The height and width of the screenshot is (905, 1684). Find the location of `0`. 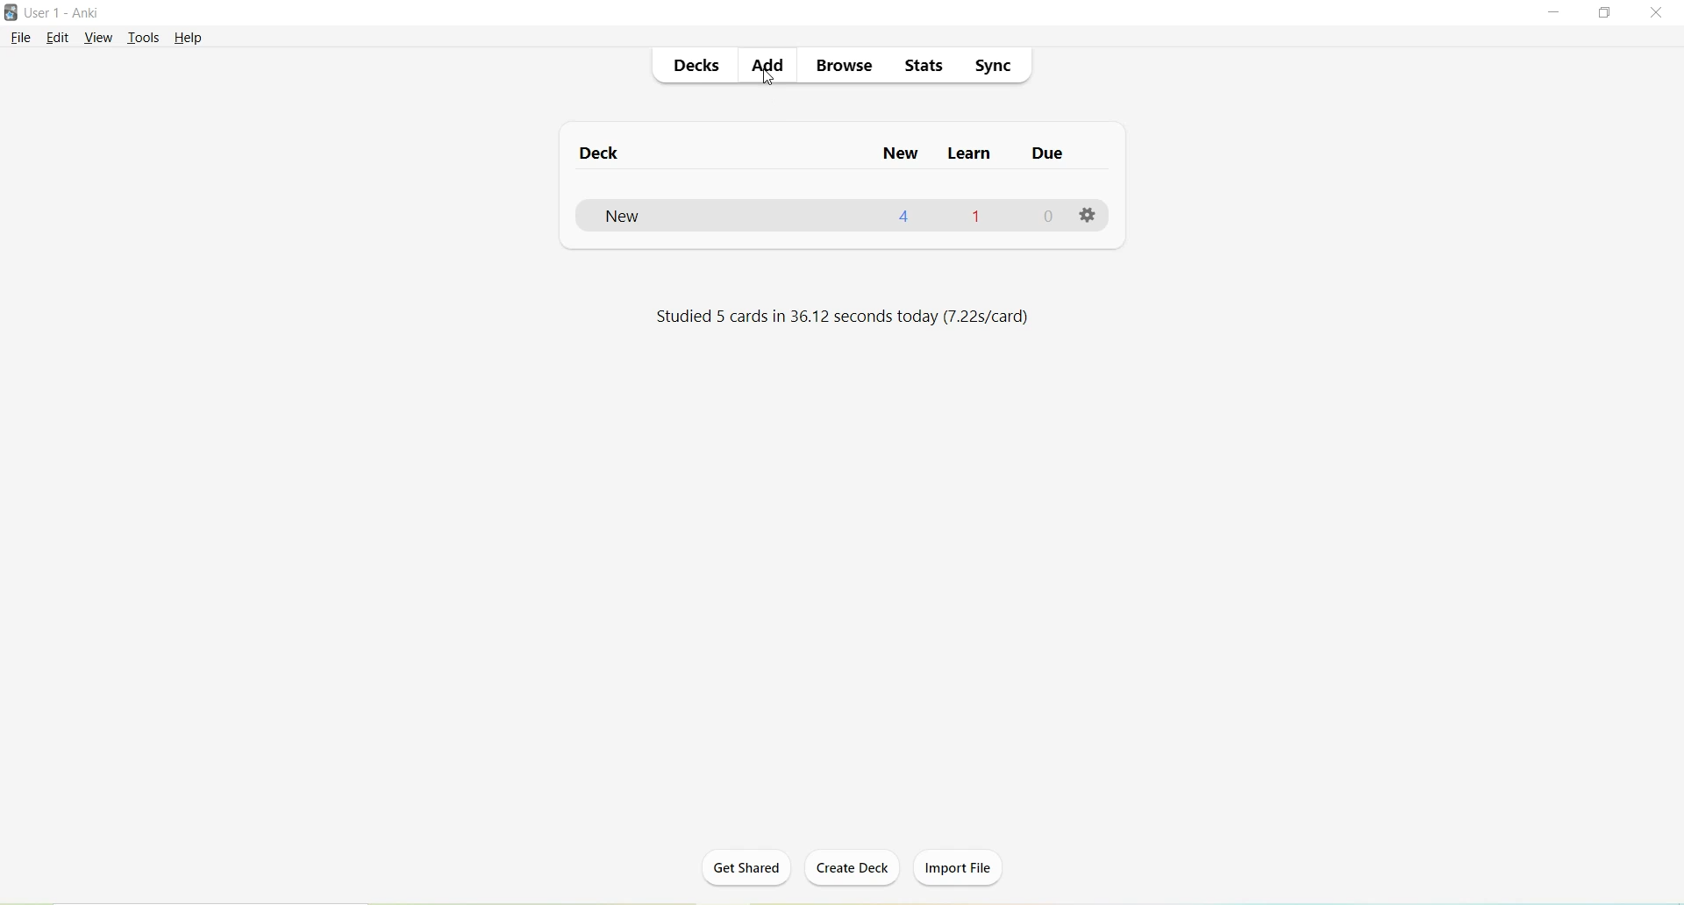

0 is located at coordinates (1048, 217).